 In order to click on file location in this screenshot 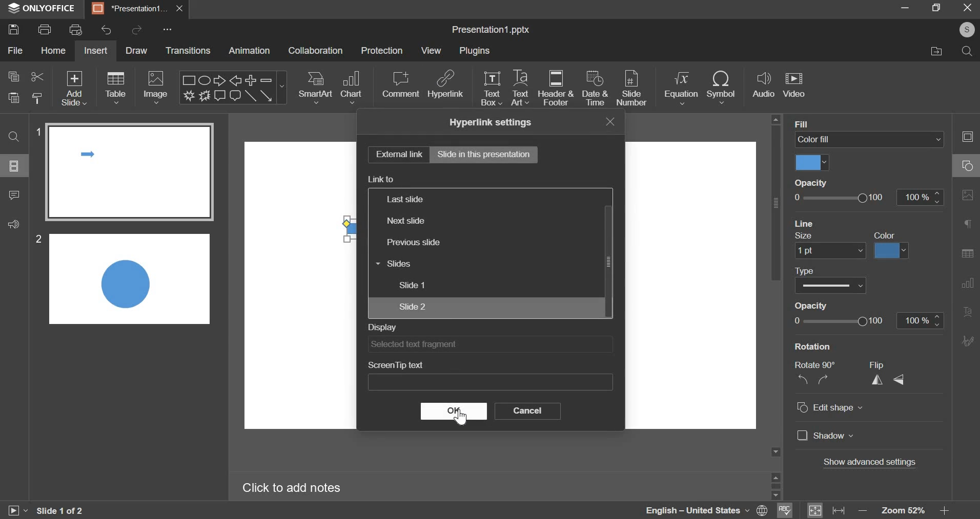, I will do `click(937, 52)`.